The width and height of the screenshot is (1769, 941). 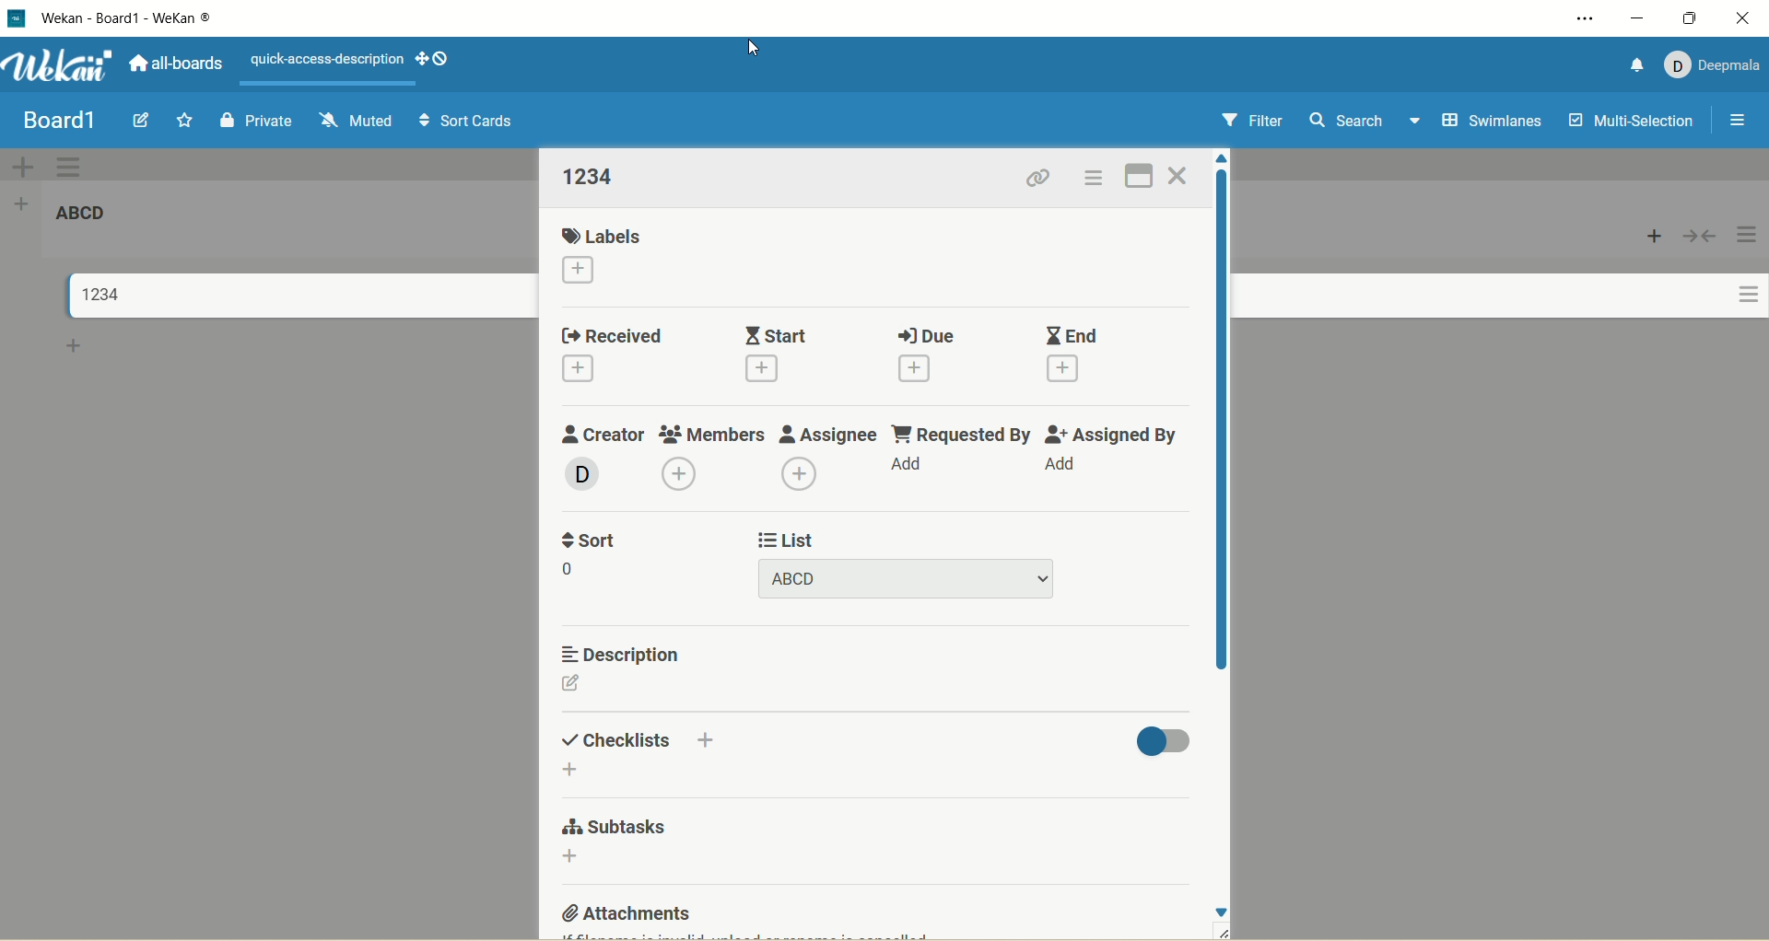 I want to click on wekan, so click(x=58, y=66).